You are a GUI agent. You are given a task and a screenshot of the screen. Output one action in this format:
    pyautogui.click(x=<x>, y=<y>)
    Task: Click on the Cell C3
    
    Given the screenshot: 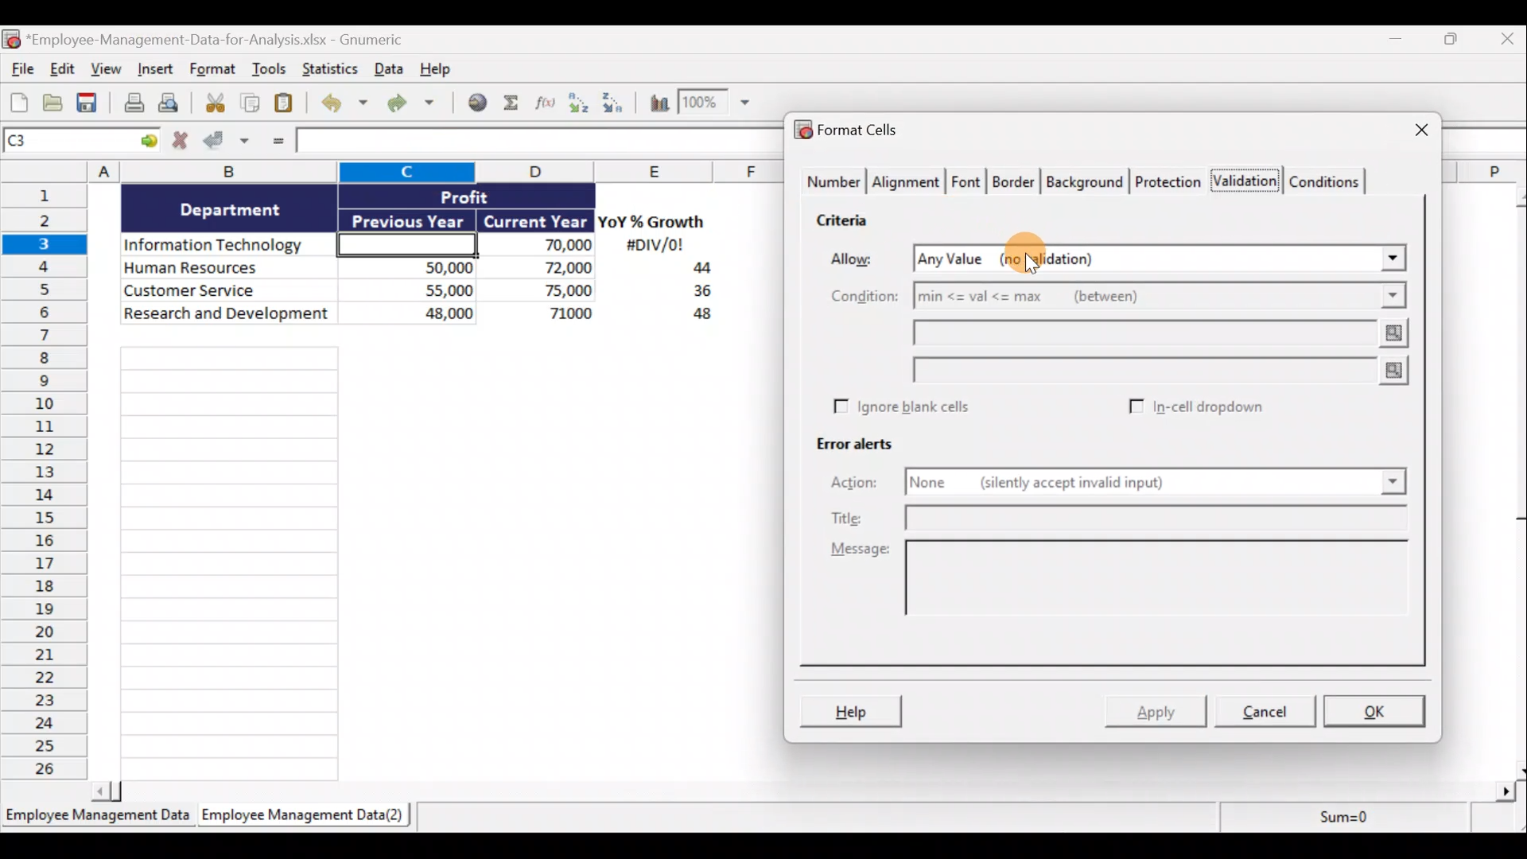 What is the action you would take?
    pyautogui.click(x=402, y=243)
    